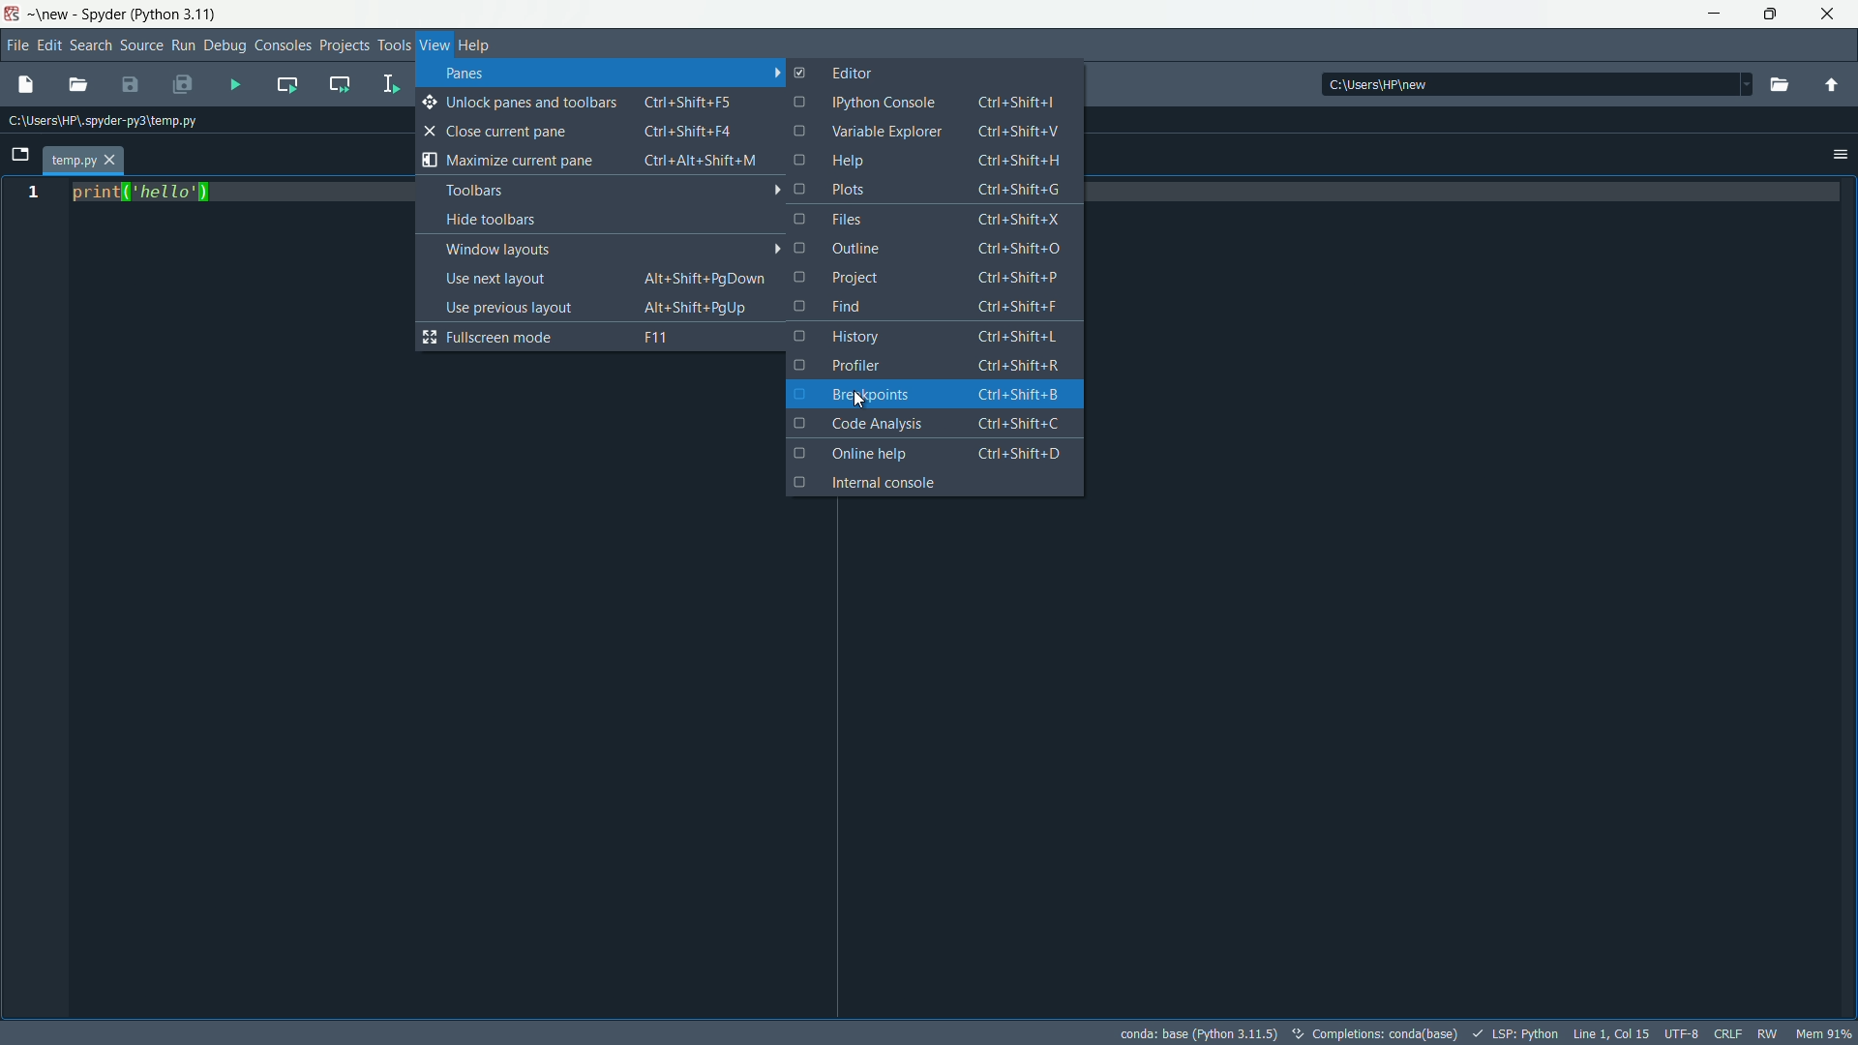  I want to click on mem 90%, so click(1827, 1034).